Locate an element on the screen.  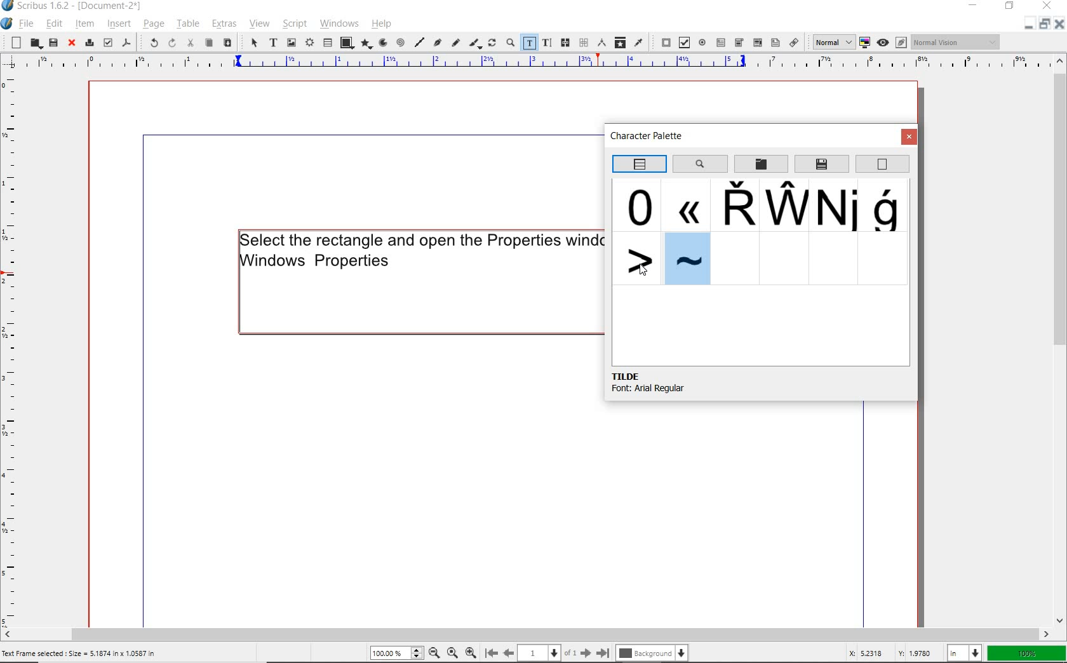
Text annotation is located at coordinates (774, 43).